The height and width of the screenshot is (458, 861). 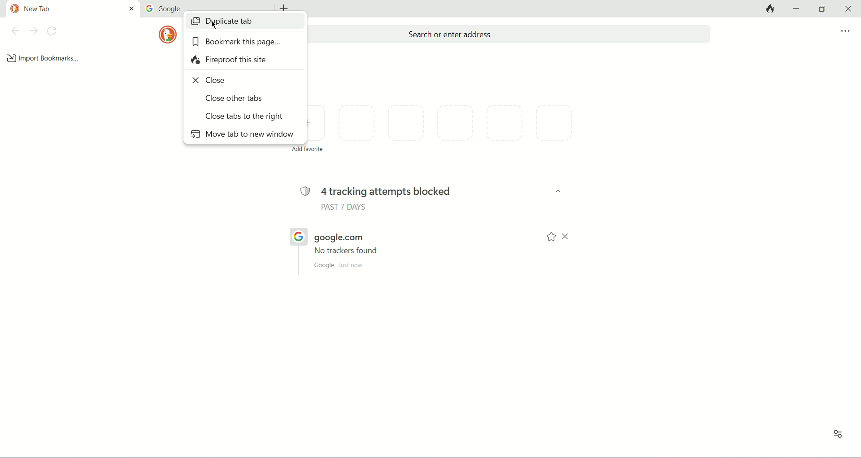 What do you see at coordinates (230, 60) in the screenshot?
I see `fireproof this site` at bounding box center [230, 60].